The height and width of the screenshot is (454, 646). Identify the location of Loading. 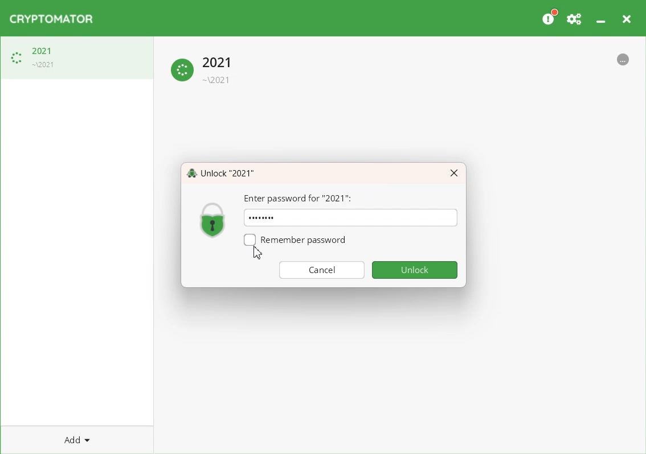
(203, 68).